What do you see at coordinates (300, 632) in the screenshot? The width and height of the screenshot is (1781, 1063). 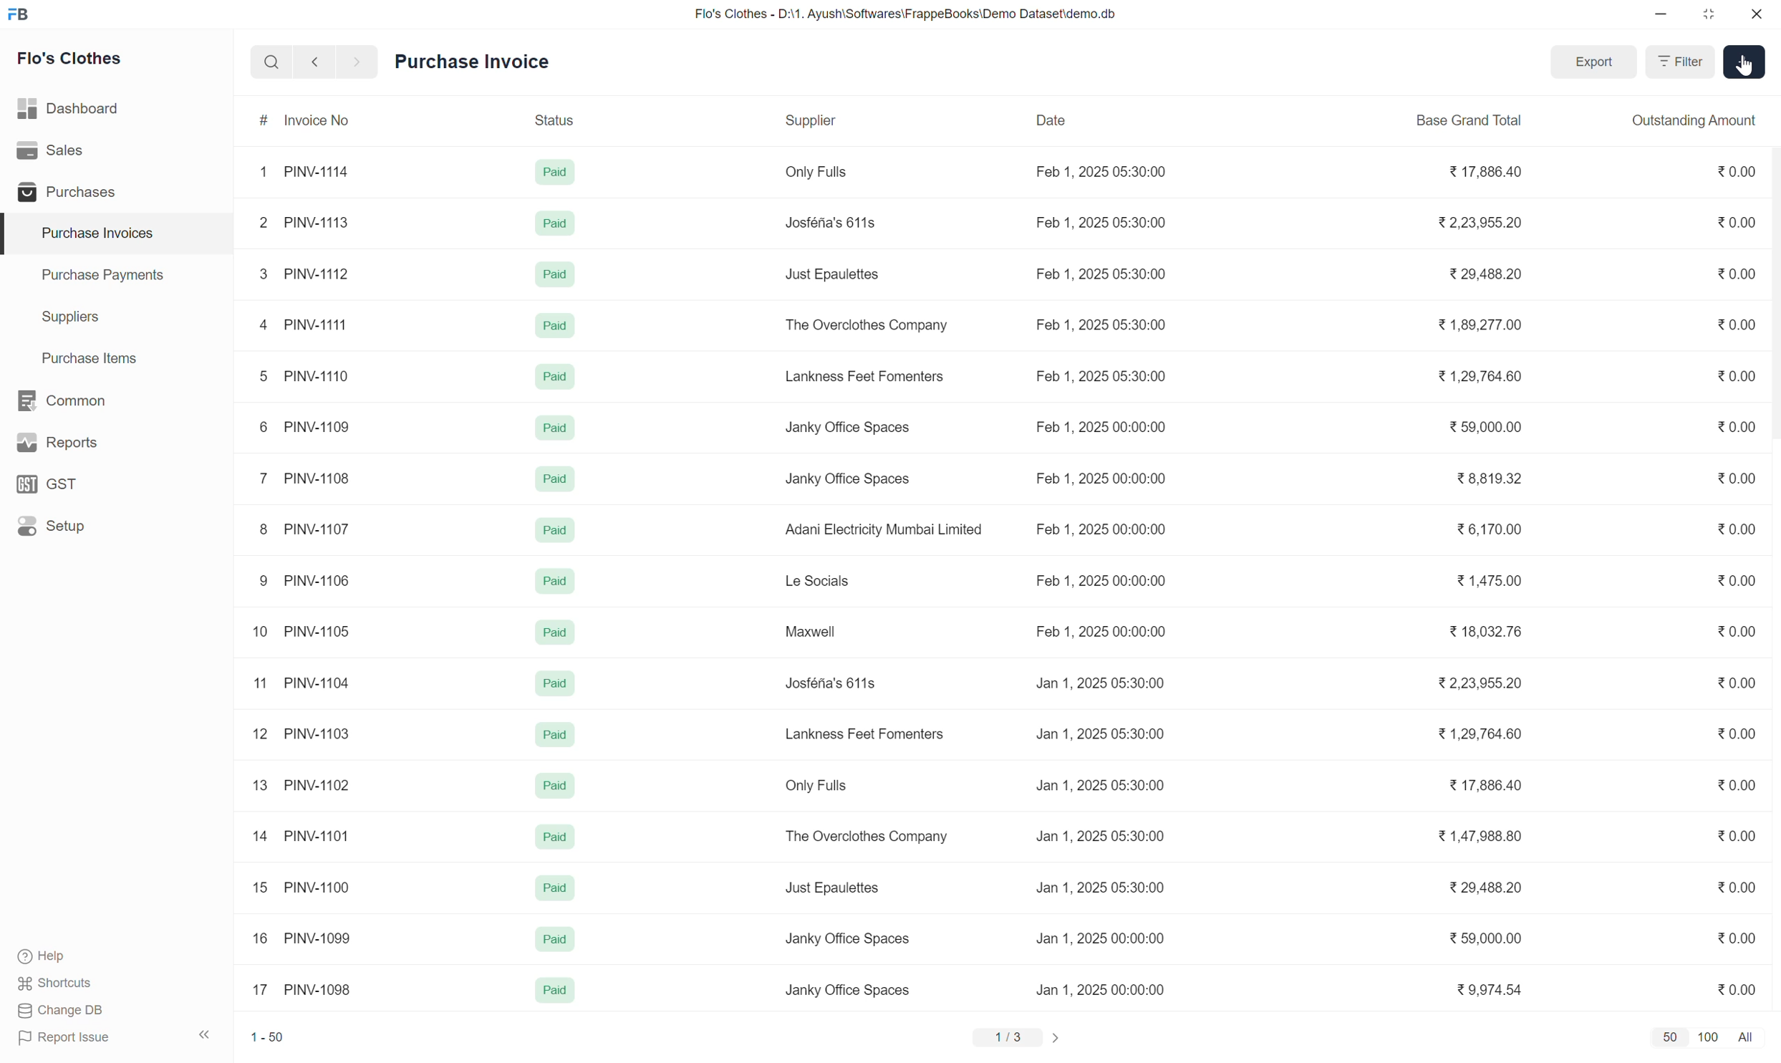 I see `10 PINV-1105` at bounding box center [300, 632].